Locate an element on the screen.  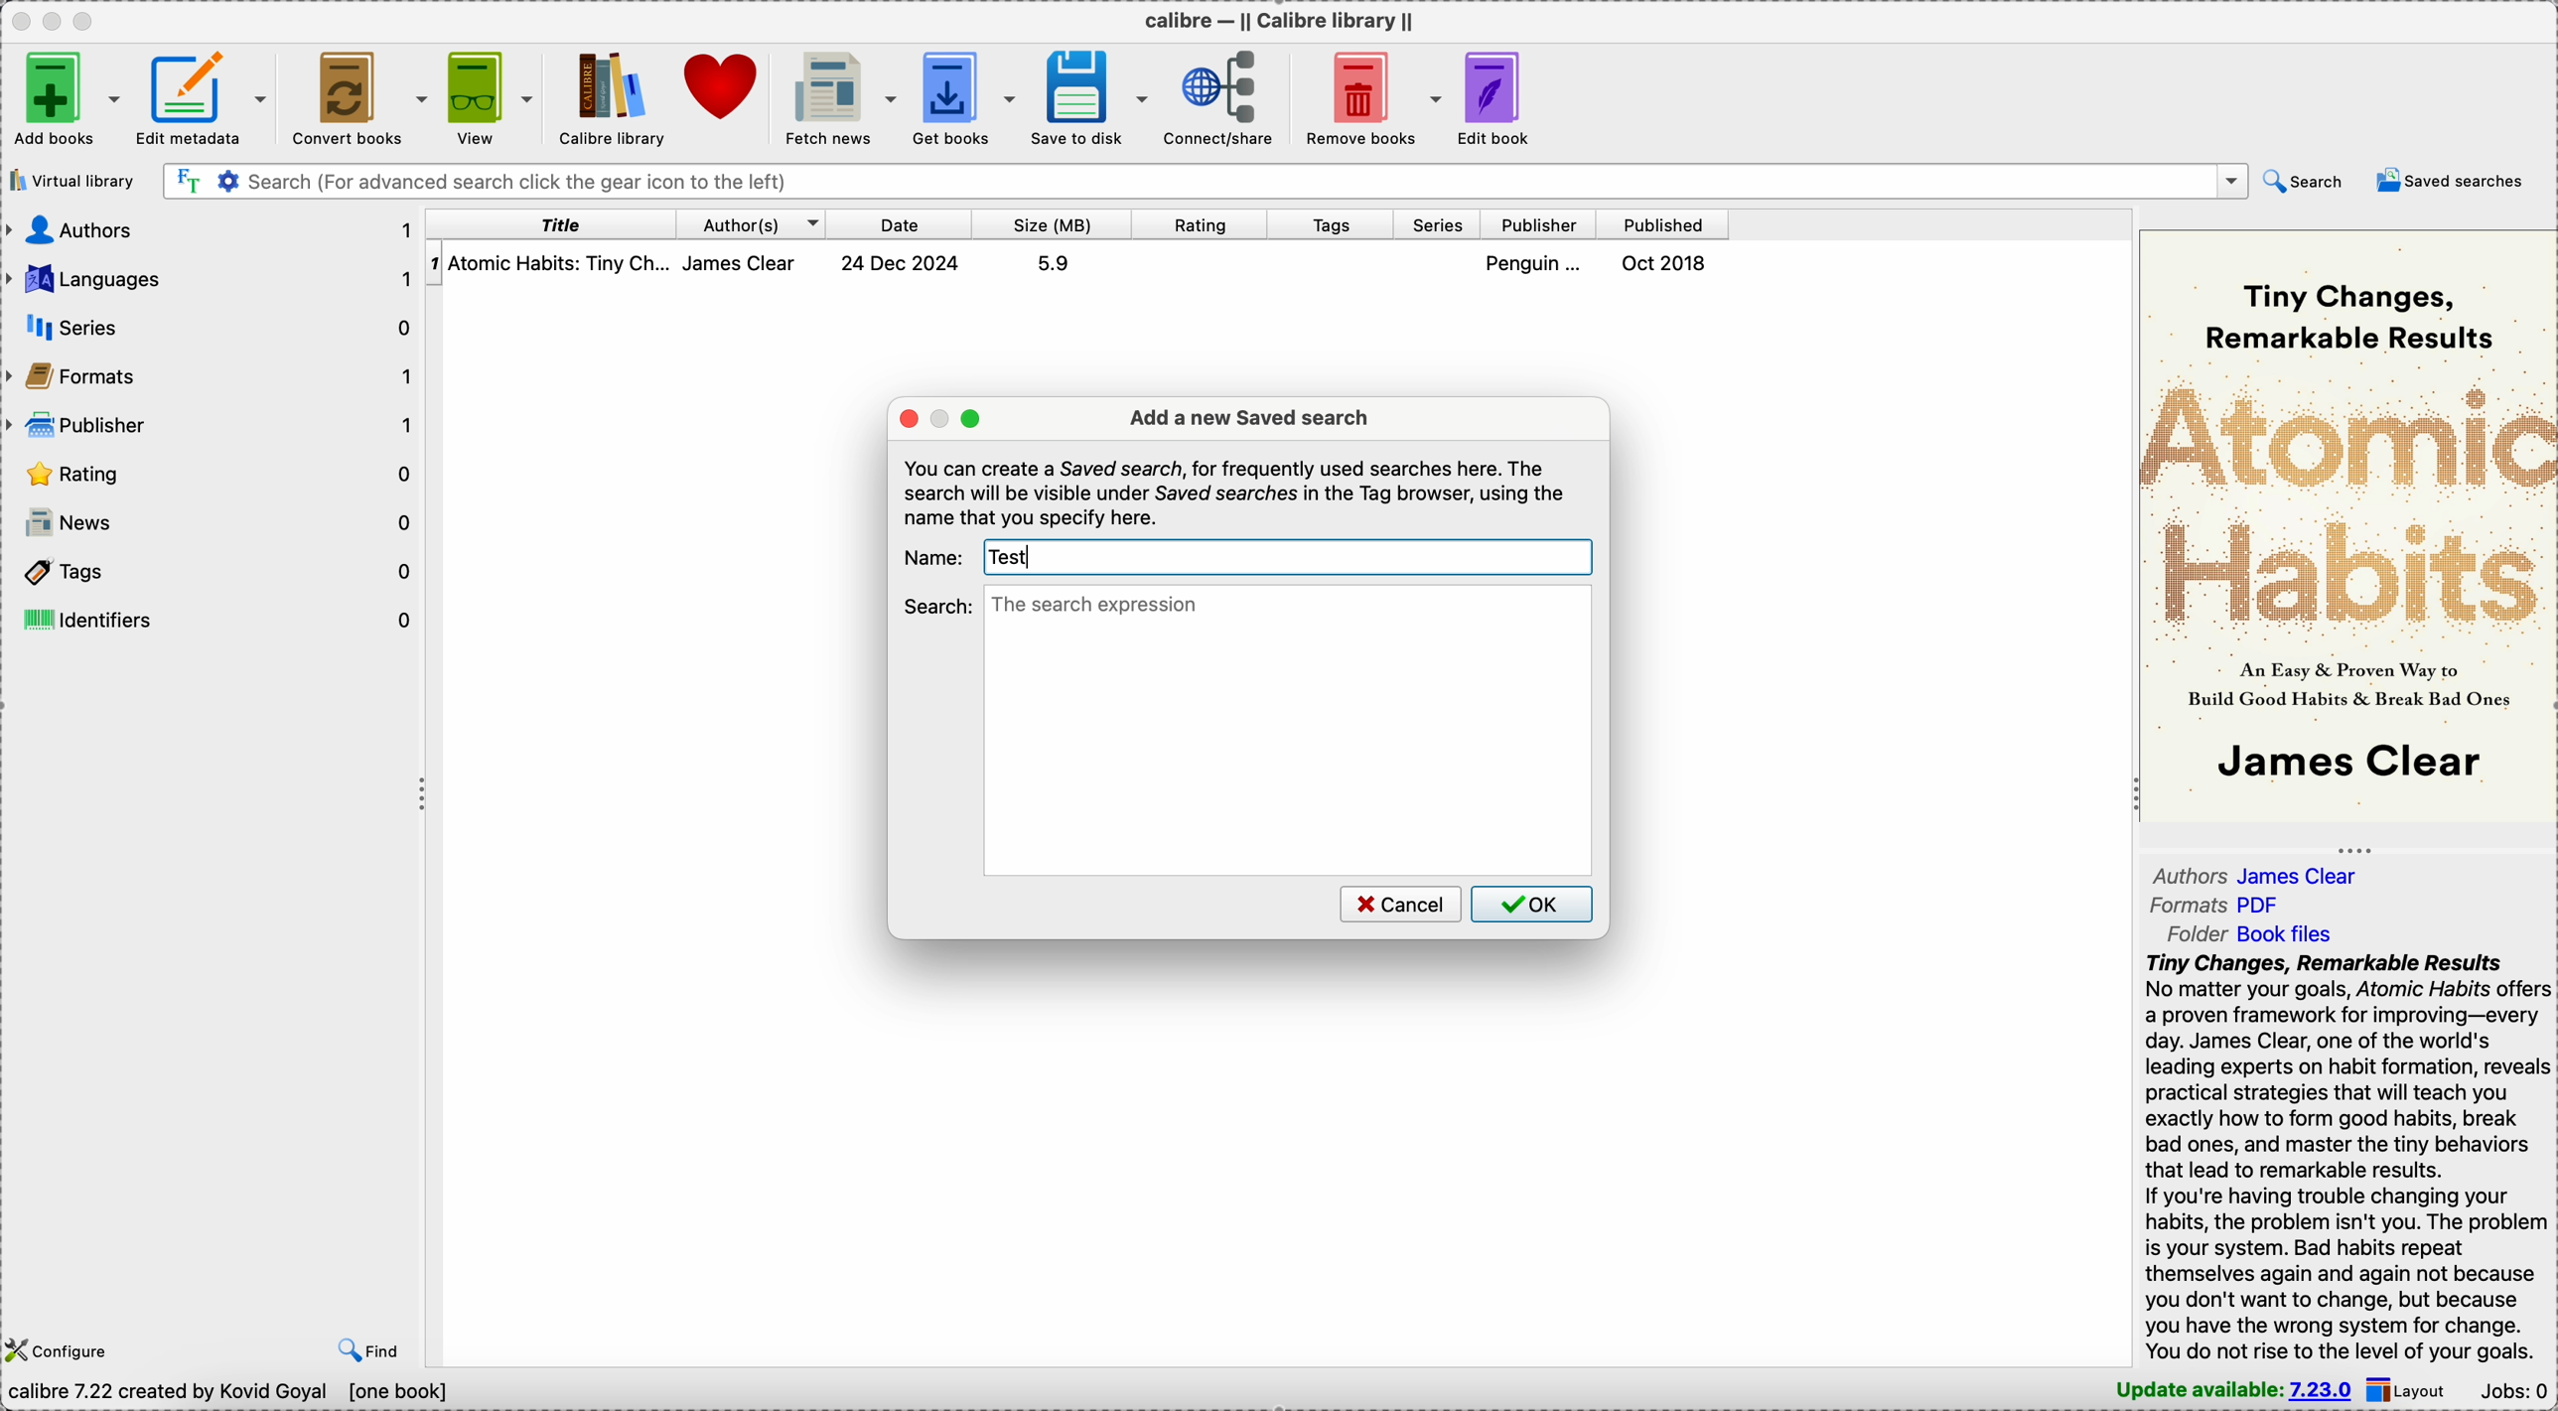
publisher is located at coordinates (212, 427).